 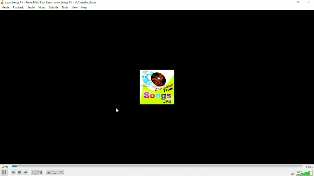 I want to click on Subtitle, so click(x=54, y=7).